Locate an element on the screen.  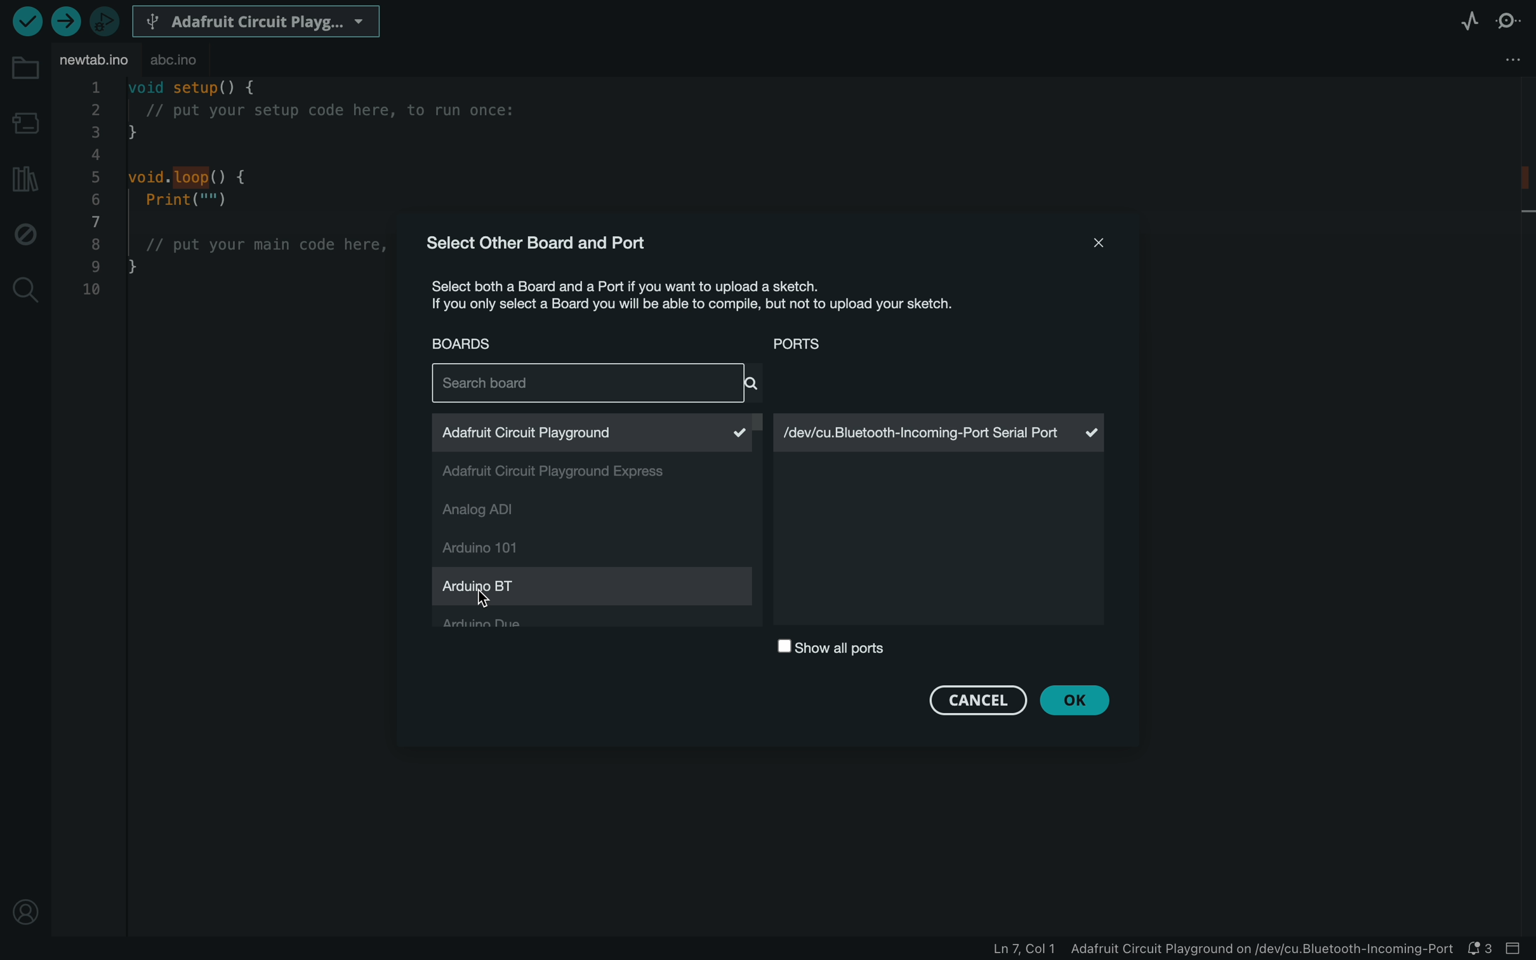
abc is located at coordinates (176, 60).